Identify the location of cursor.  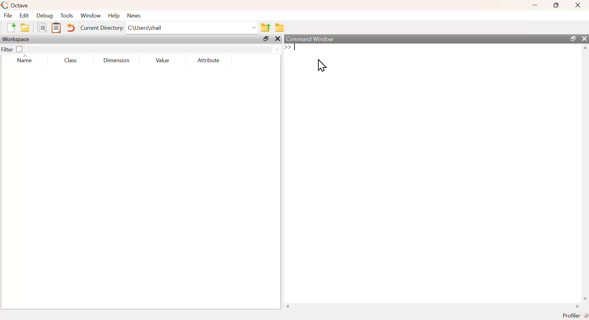
(321, 67).